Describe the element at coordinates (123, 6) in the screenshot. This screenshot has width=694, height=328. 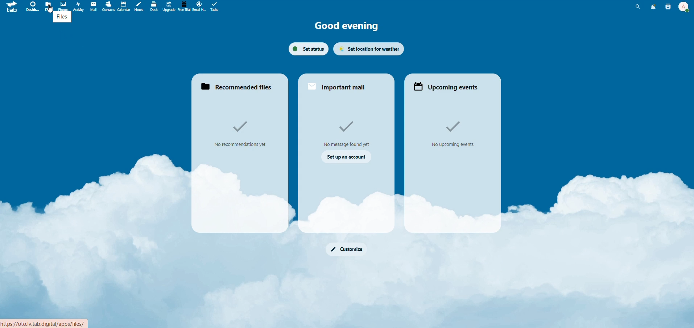
I see `Calendar` at that location.